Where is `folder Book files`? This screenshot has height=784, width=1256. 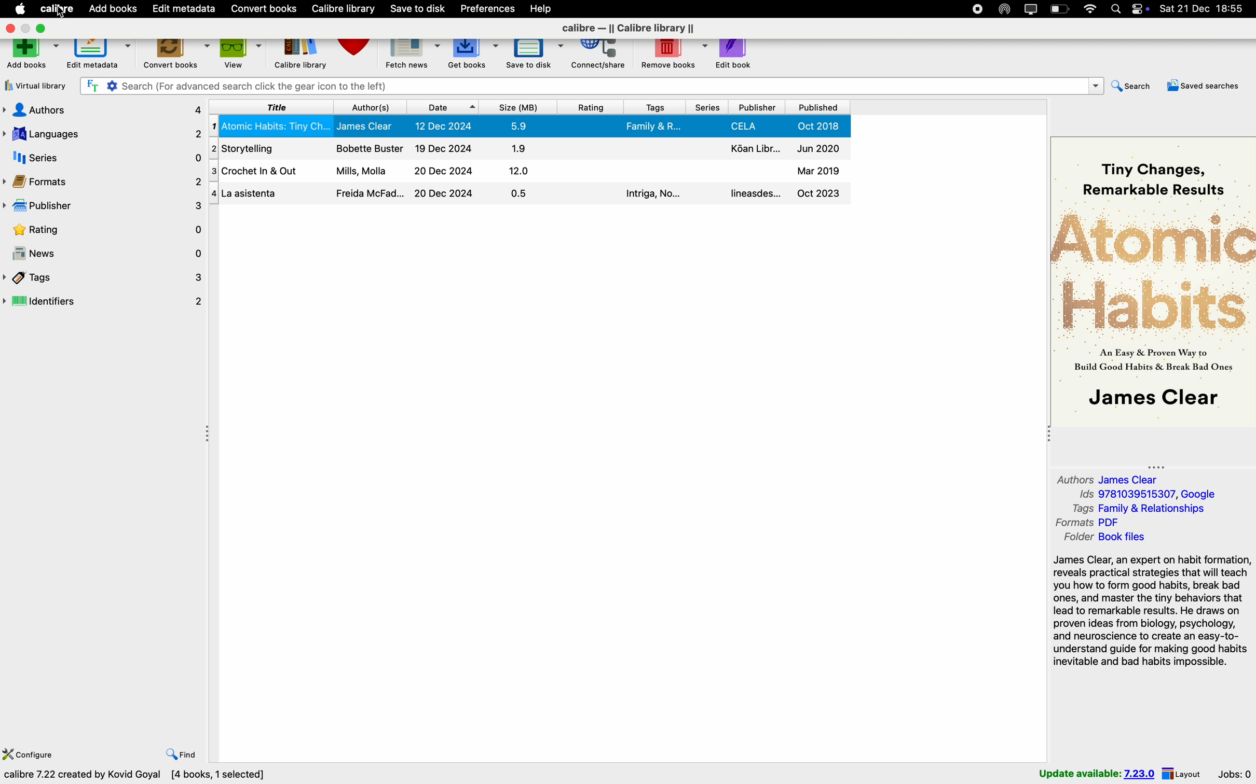
folder Book files is located at coordinates (1103, 538).